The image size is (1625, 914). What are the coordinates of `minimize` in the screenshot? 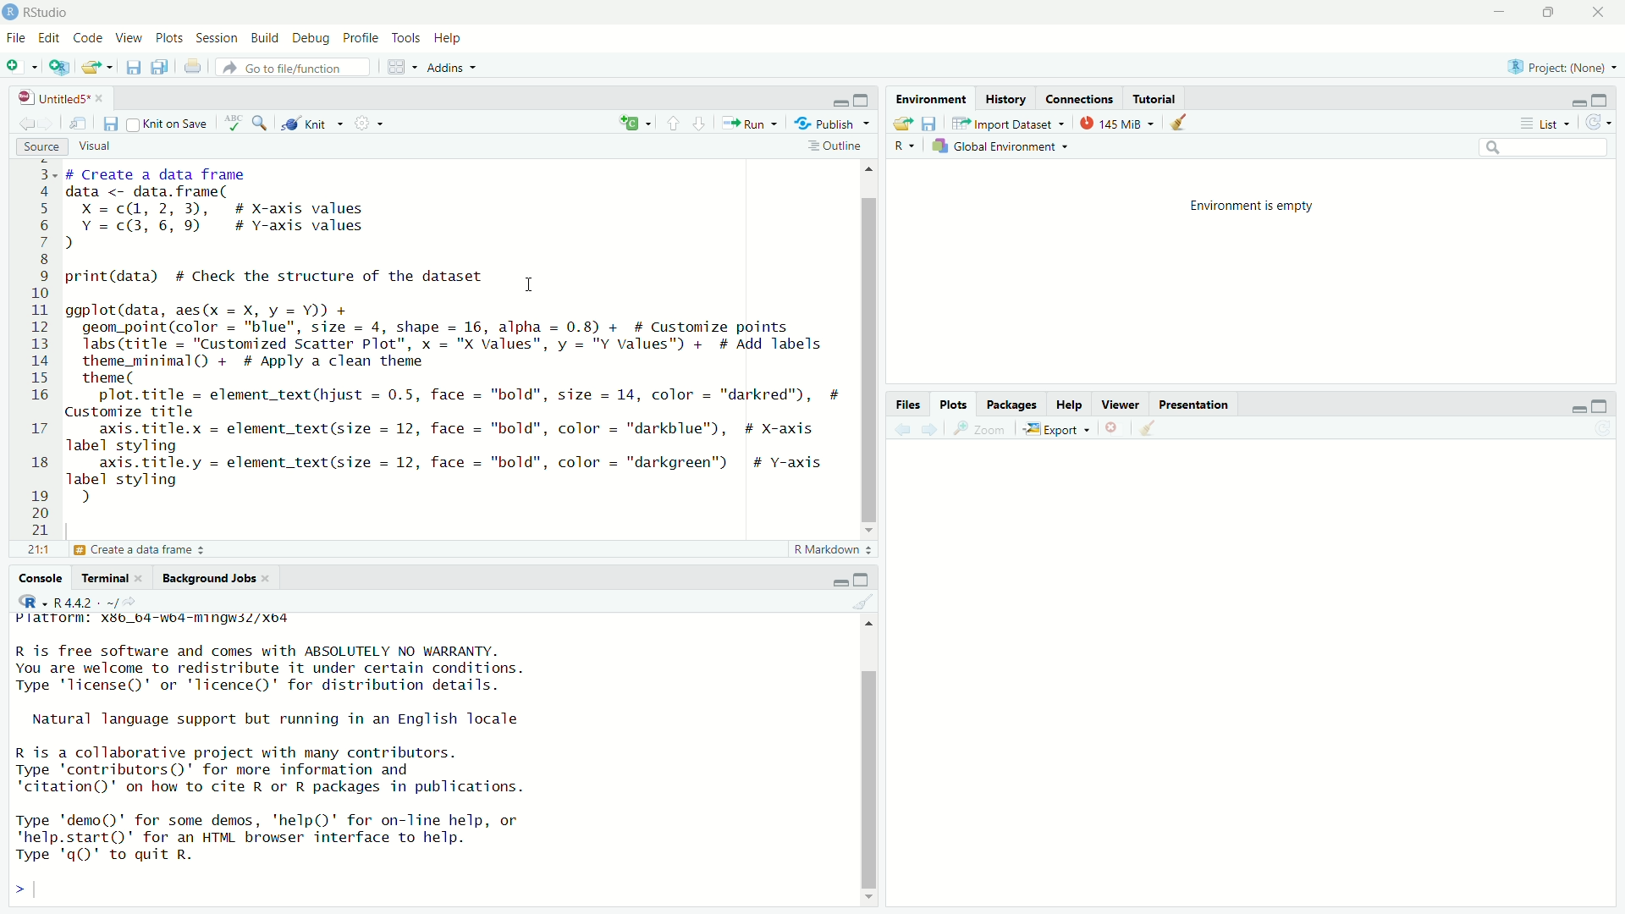 It's located at (1576, 409).